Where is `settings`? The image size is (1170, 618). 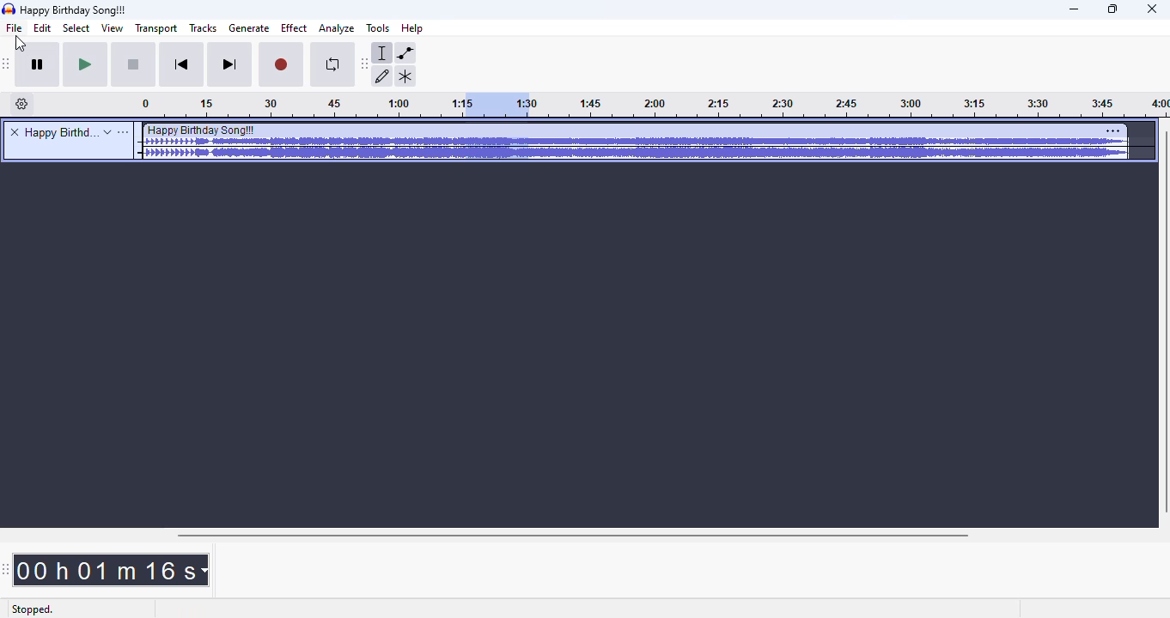 settings is located at coordinates (1113, 130).